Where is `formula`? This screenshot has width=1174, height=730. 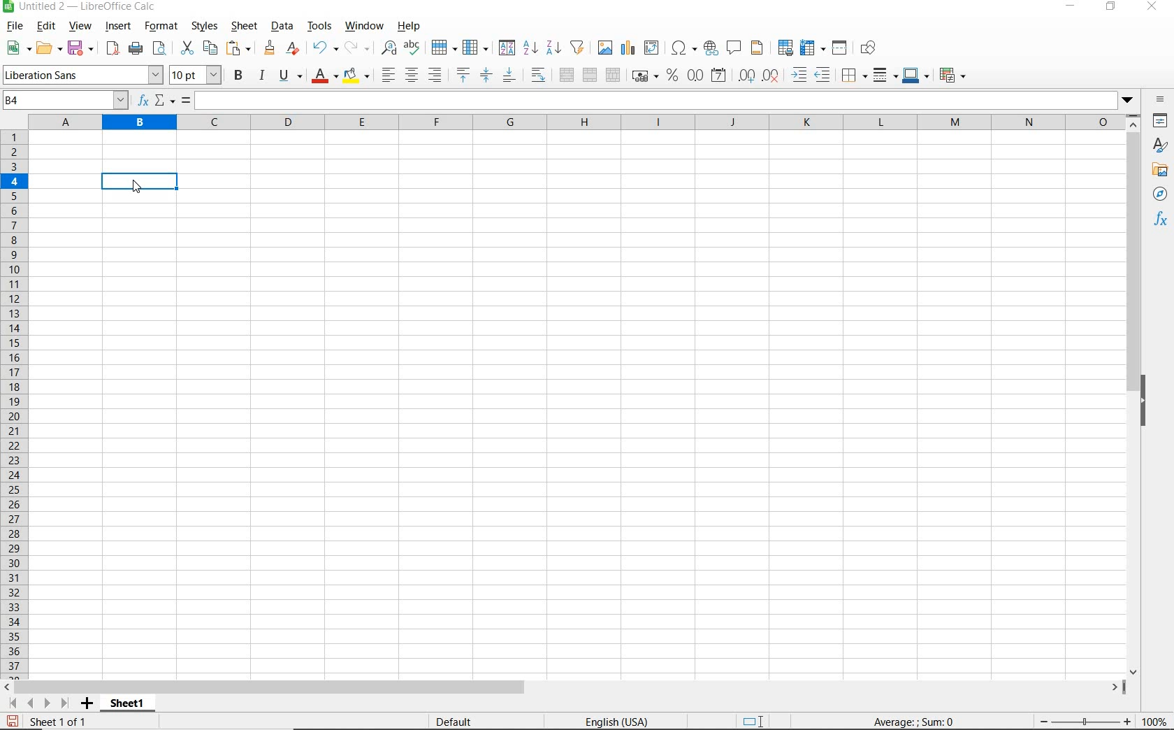 formula is located at coordinates (914, 721).